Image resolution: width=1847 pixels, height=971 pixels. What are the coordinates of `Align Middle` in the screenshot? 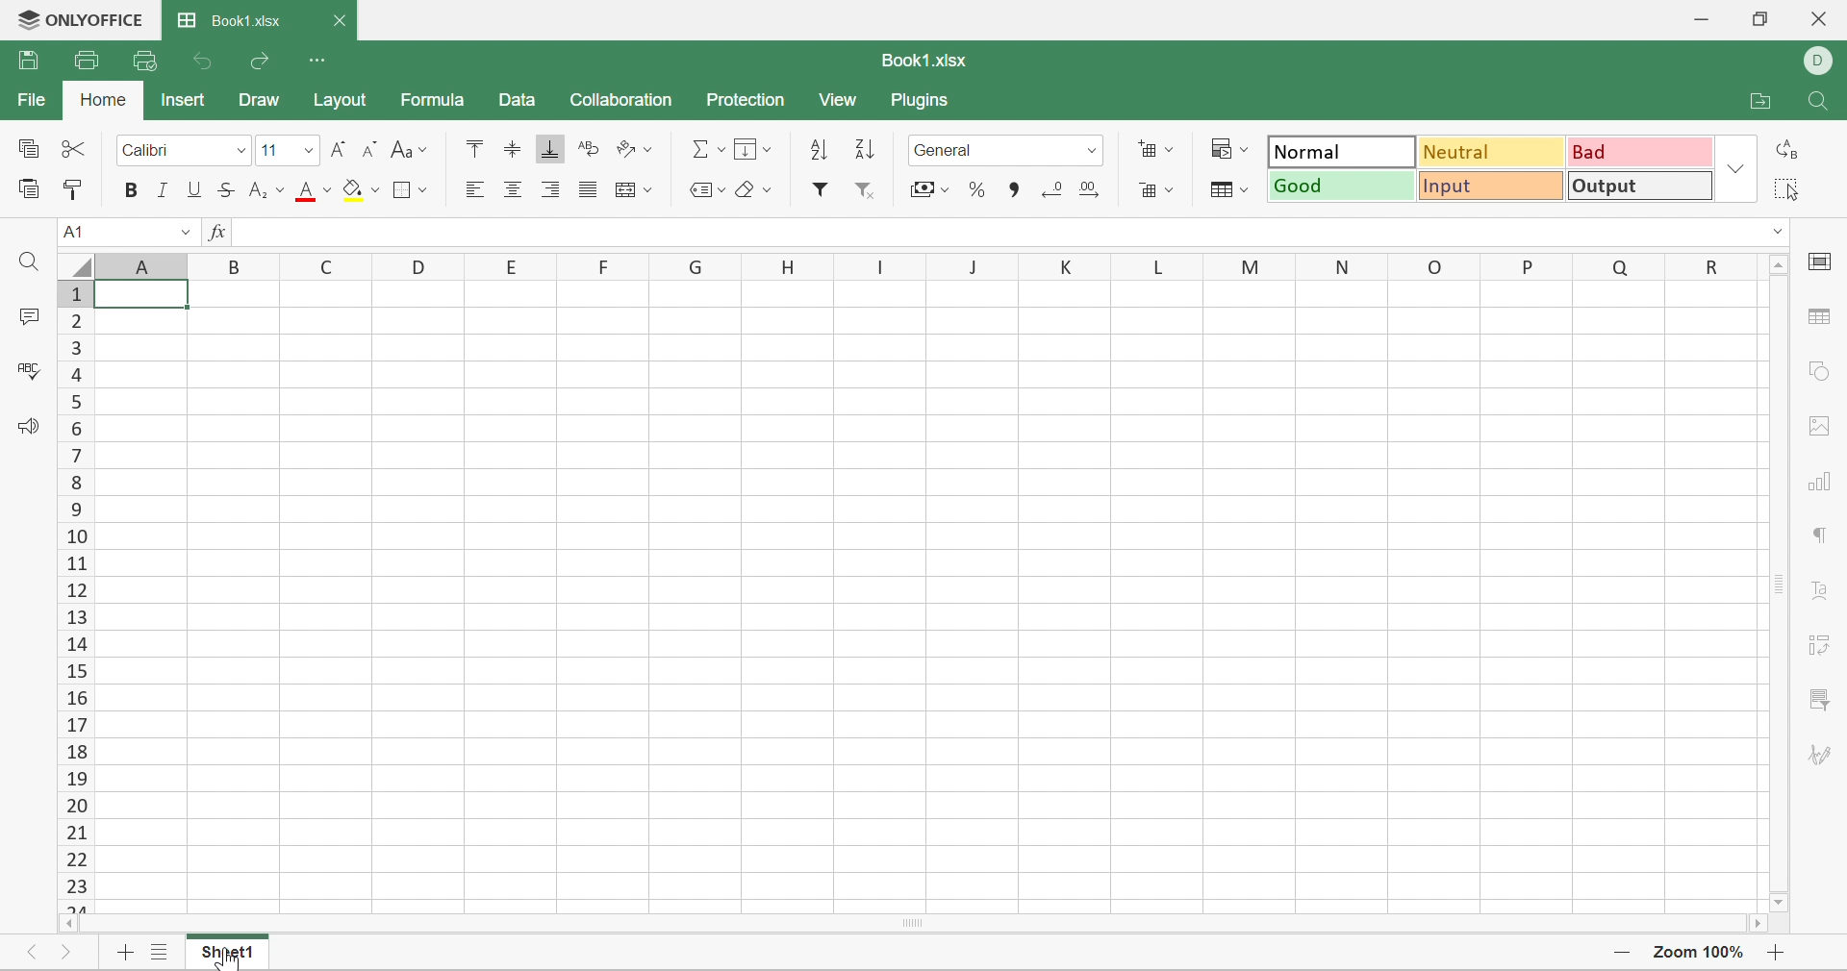 It's located at (515, 151).